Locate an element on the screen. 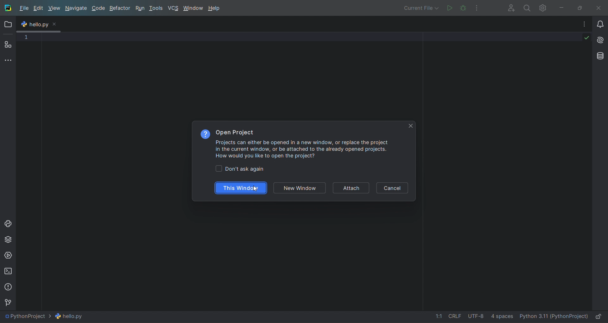 The image size is (608, 323). database is located at coordinates (599, 55).